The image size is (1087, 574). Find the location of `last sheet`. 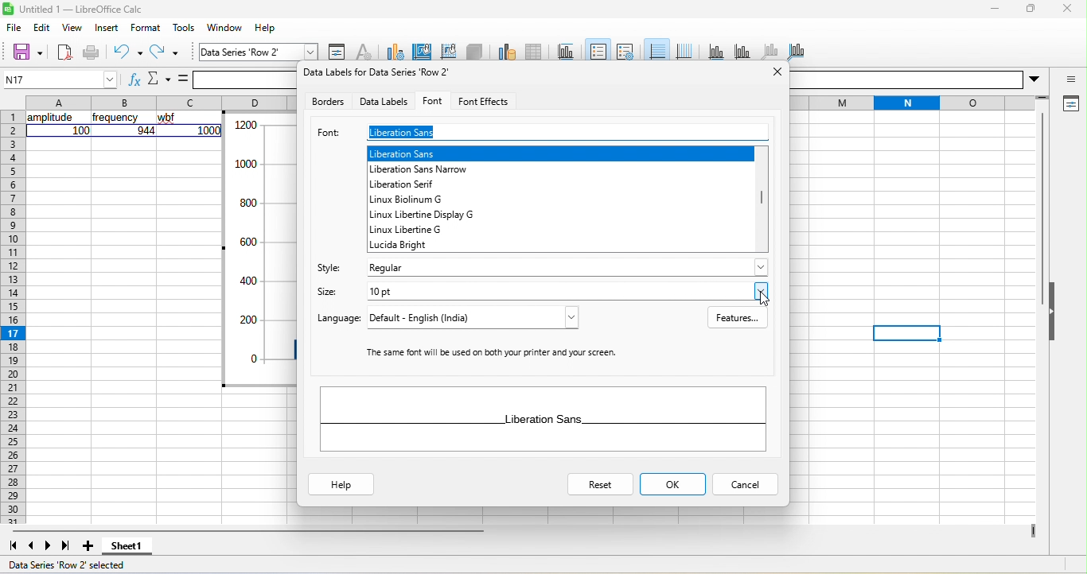

last sheet is located at coordinates (68, 547).